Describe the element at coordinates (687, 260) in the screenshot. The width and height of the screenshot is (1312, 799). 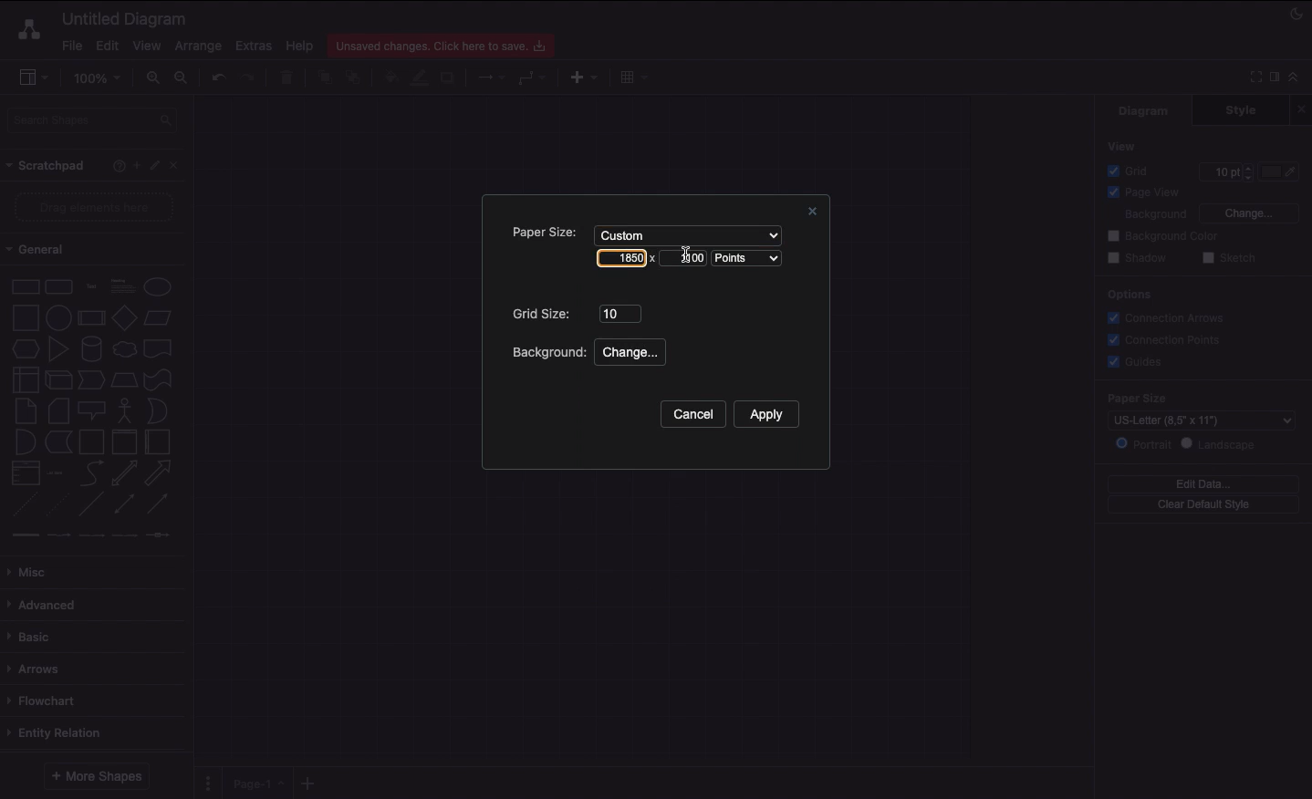
I see `Cursor` at that location.